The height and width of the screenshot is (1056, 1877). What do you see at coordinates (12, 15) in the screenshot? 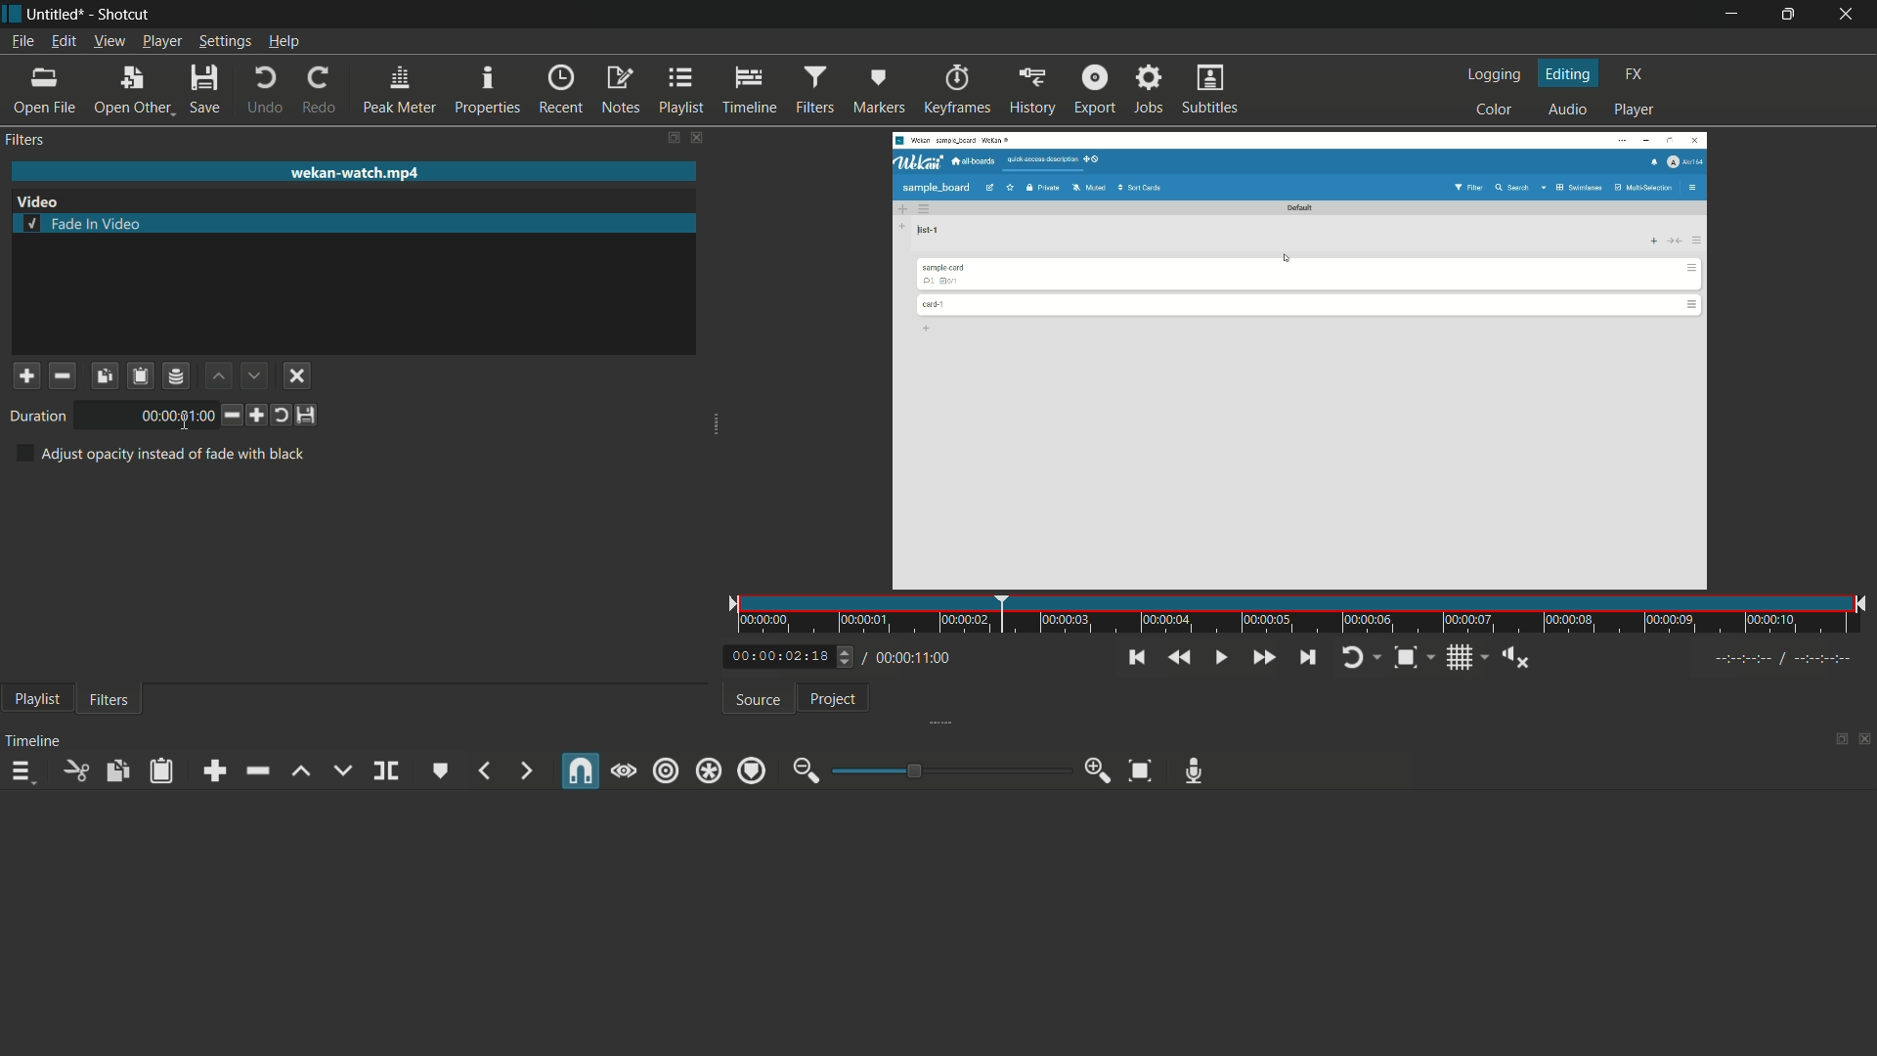
I see `app icon` at bounding box center [12, 15].